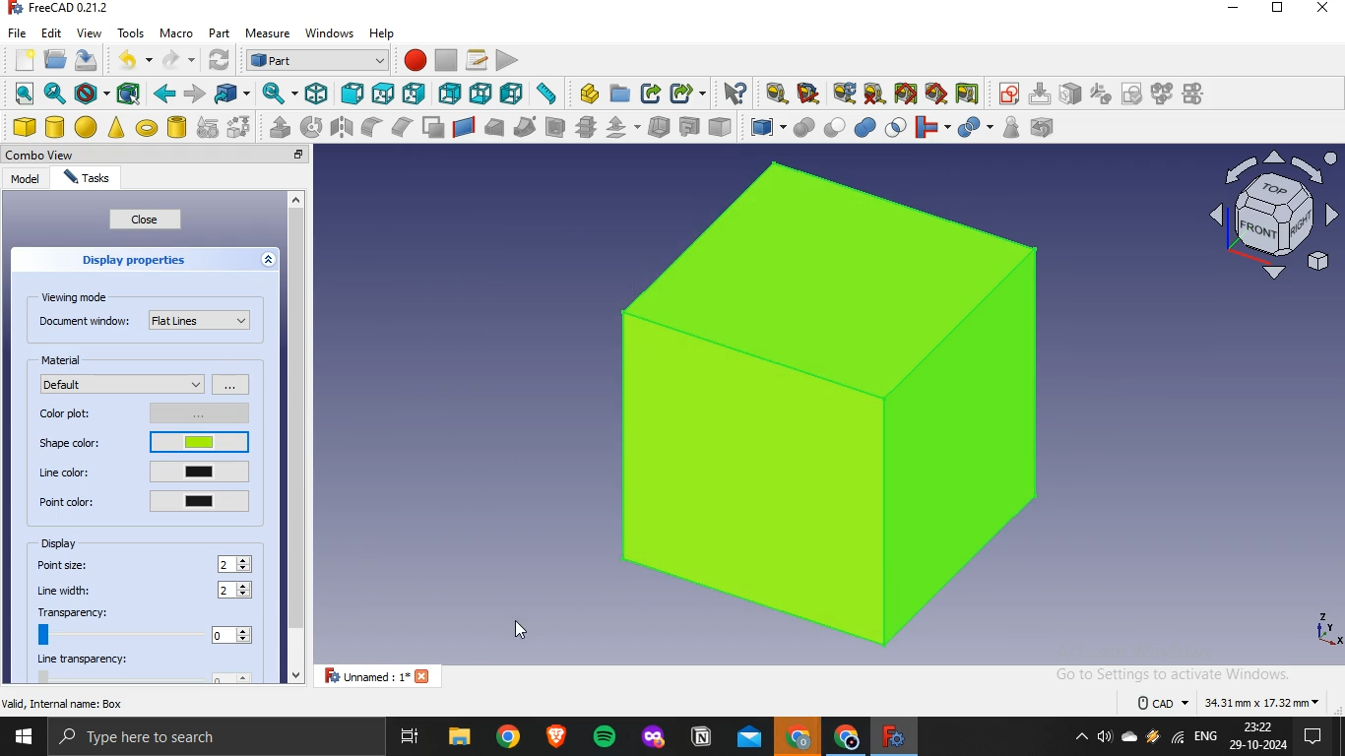 The width and height of the screenshot is (1345, 756). Describe the element at coordinates (777, 94) in the screenshot. I see `measure linear` at that location.